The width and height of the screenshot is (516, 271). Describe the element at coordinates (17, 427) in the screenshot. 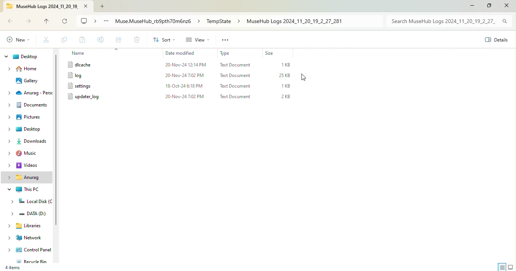

I see `` at that location.